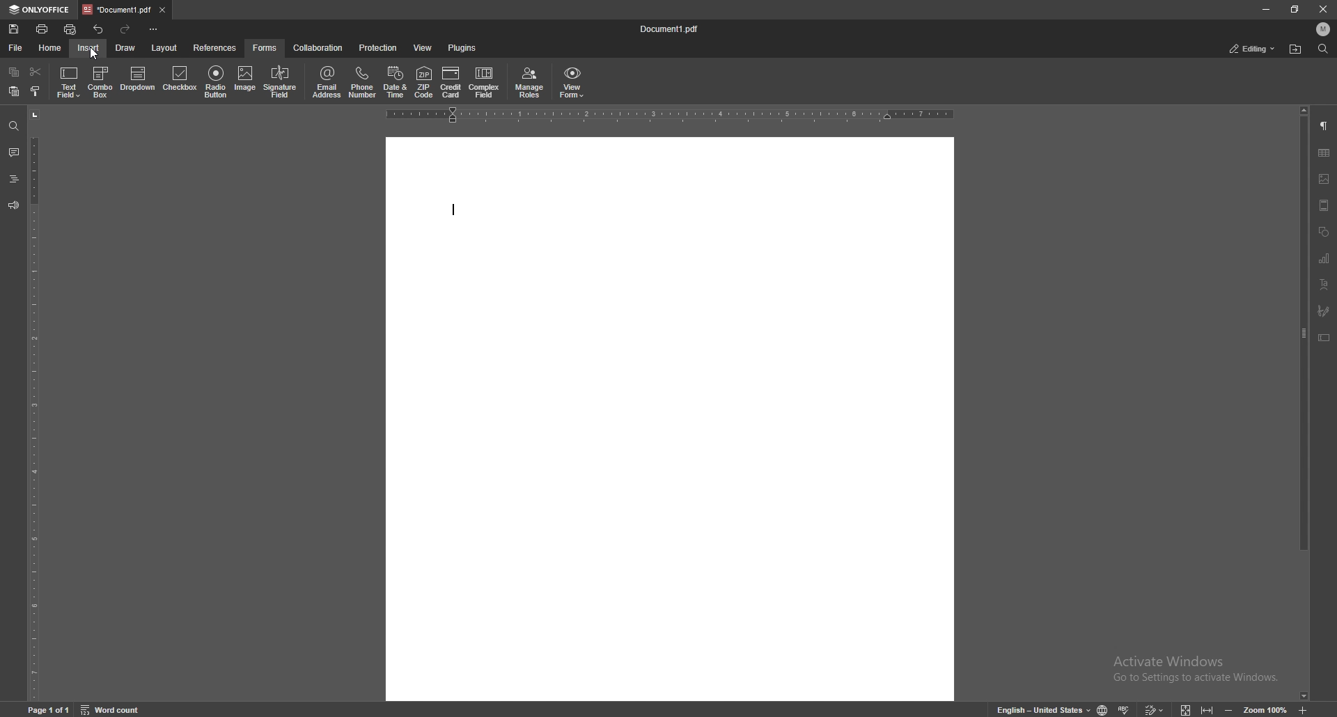 The width and height of the screenshot is (1337, 717). What do you see at coordinates (1186, 708) in the screenshot?
I see `fit to page` at bounding box center [1186, 708].